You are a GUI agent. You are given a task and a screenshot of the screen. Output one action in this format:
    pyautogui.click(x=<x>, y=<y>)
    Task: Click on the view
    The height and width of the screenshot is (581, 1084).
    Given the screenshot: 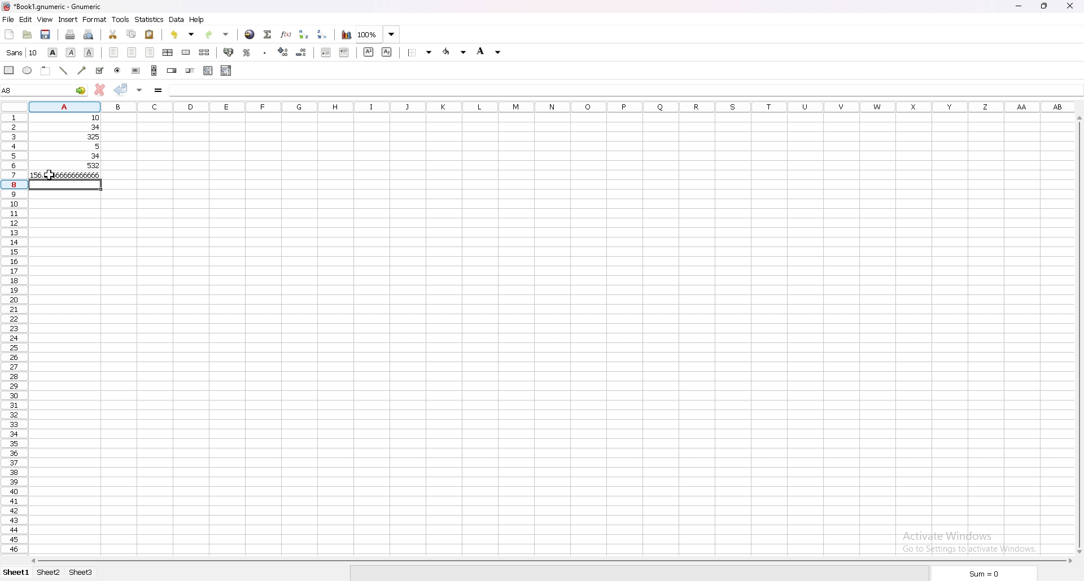 What is the action you would take?
    pyautogui.click(x=45, y=19)
    